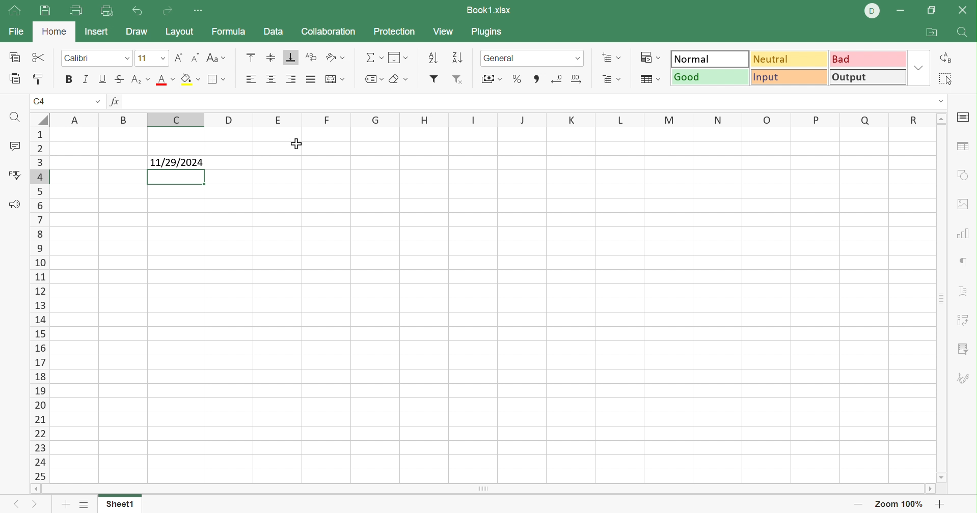 The height and width of the screenshot is (513, 977). Describe the element at coordinates (791, 61) in the screenshot. I see `Neutral` at that location.